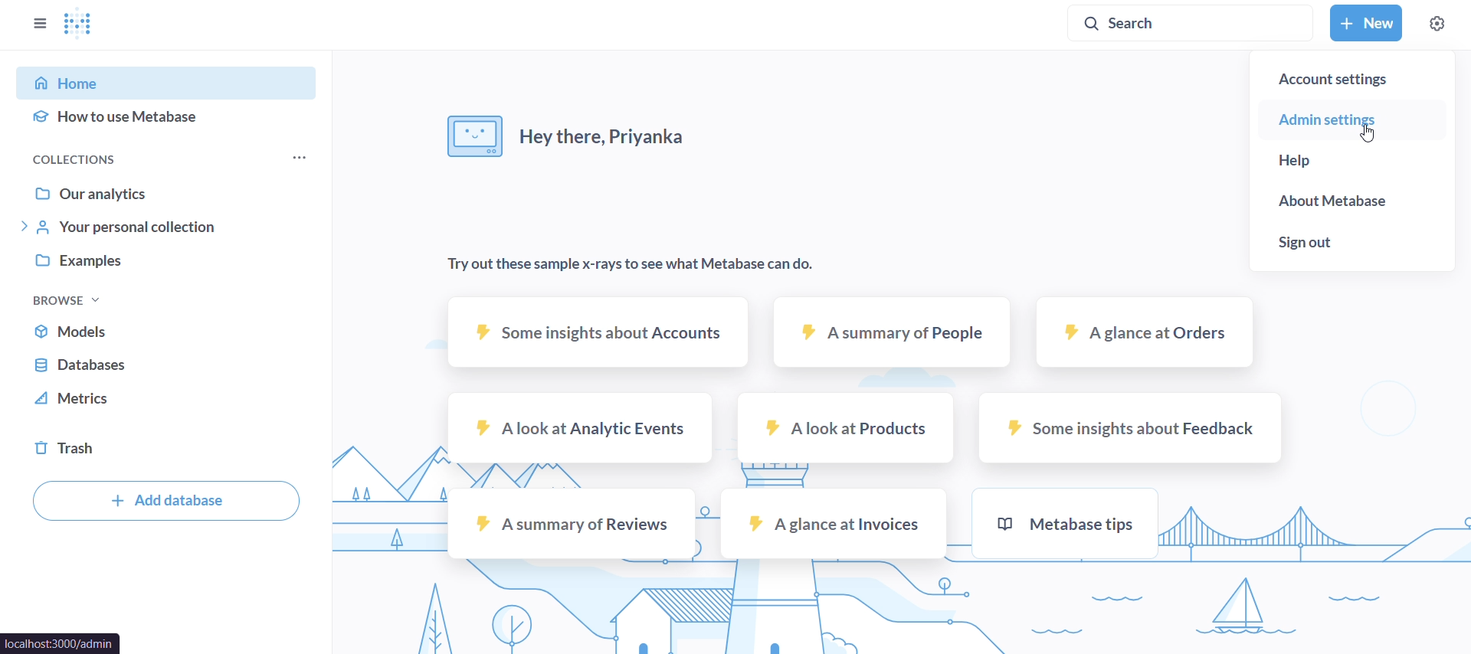 The image size is (1471, 654). Describe the element at coordinates (1436, 25) in the screenshot. I see `settings` at that location.